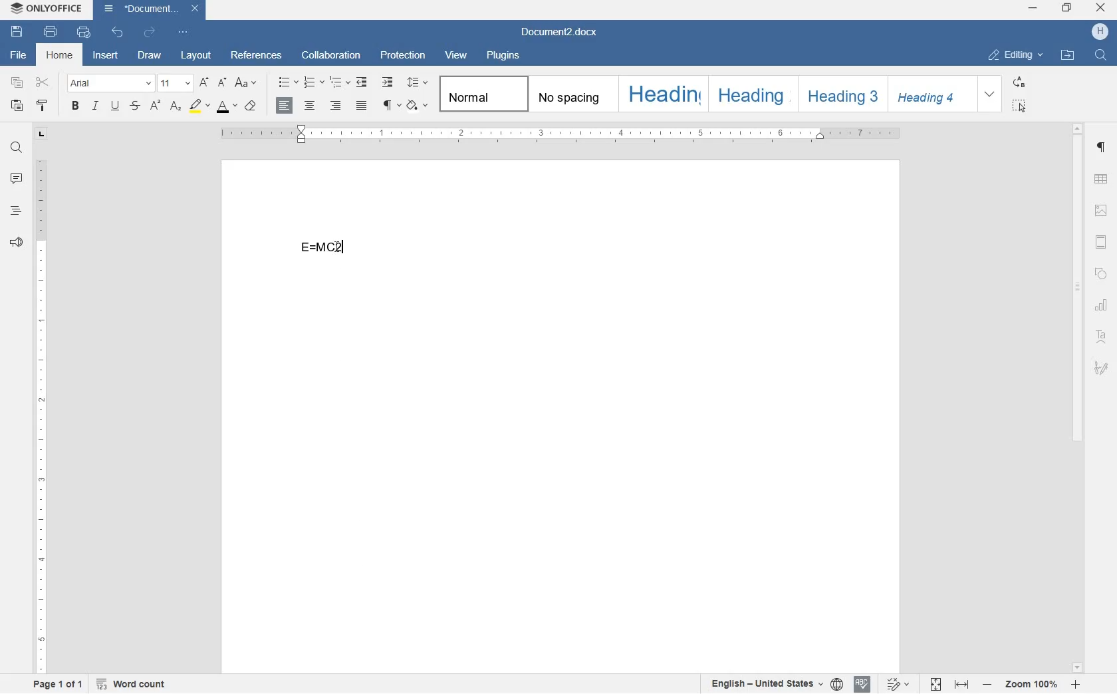  Describe the element at coordinates (110, 84) in the screenshot. I see `font name` at that location.